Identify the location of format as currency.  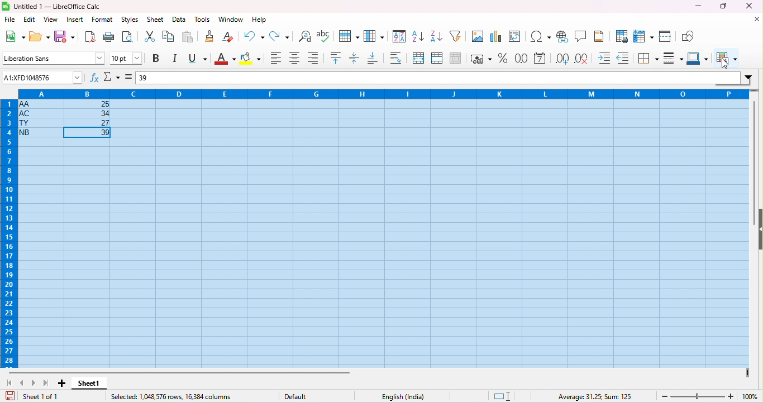
(481, 58).